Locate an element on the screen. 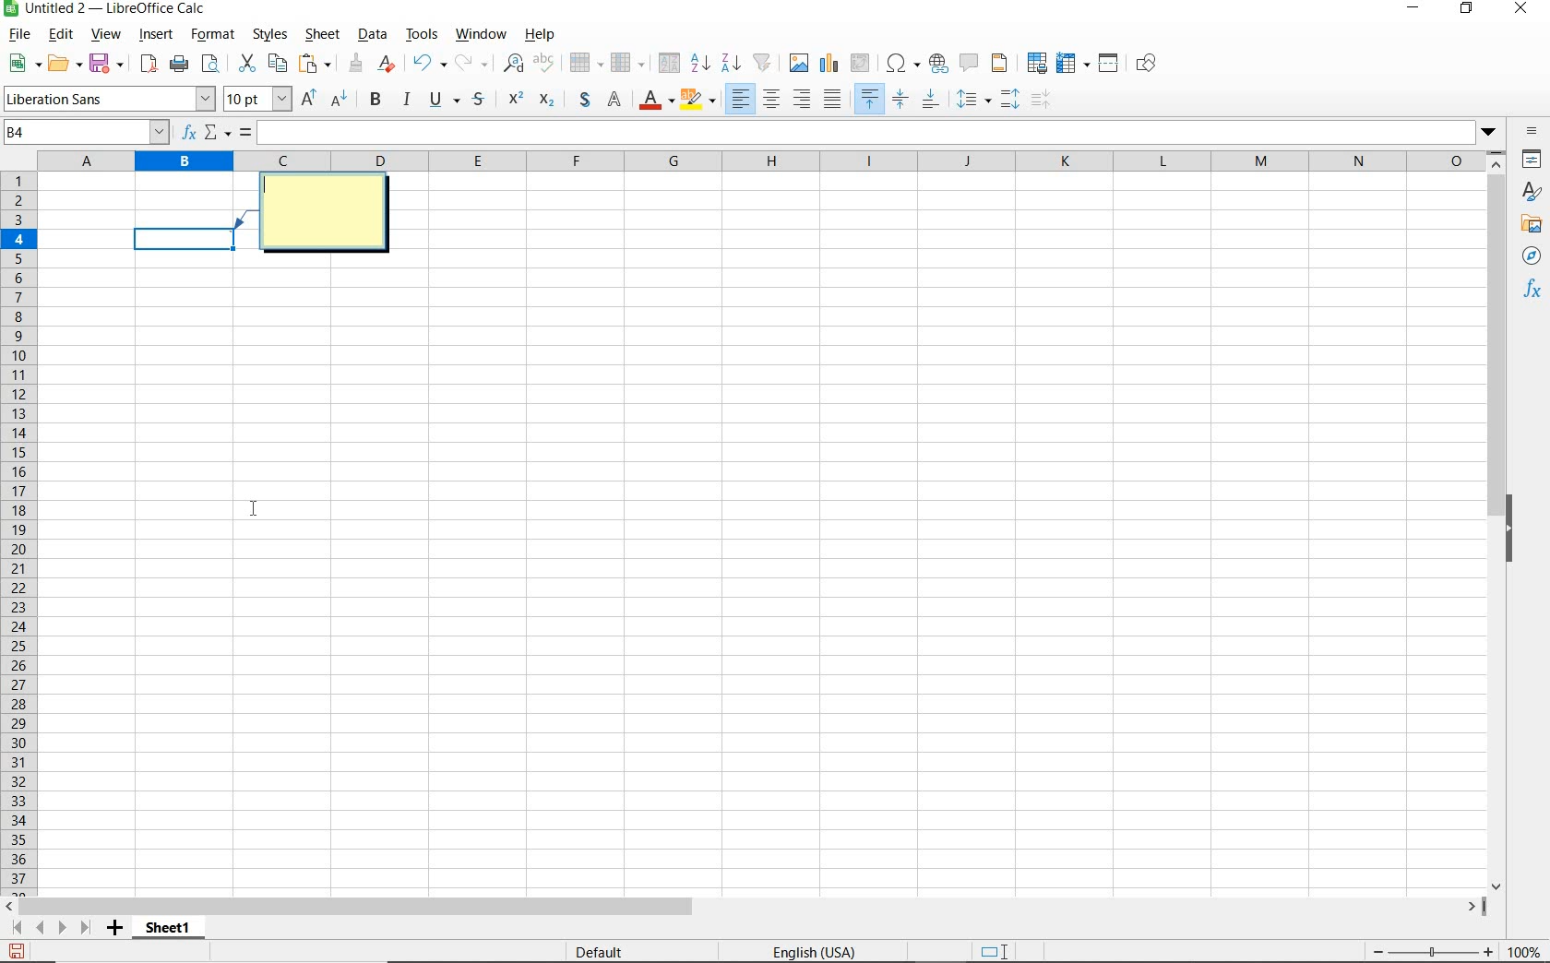  print is located at coordinates (180, 64).